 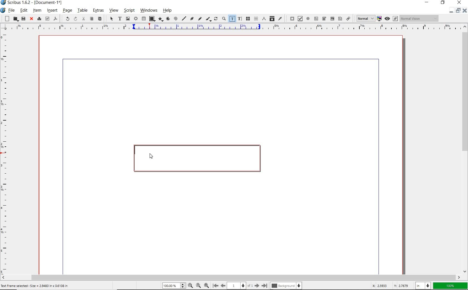 What do you see at coordinates (387, 18) in the screenshot?
I see `Preview mode` at bounding box center [387, 18].